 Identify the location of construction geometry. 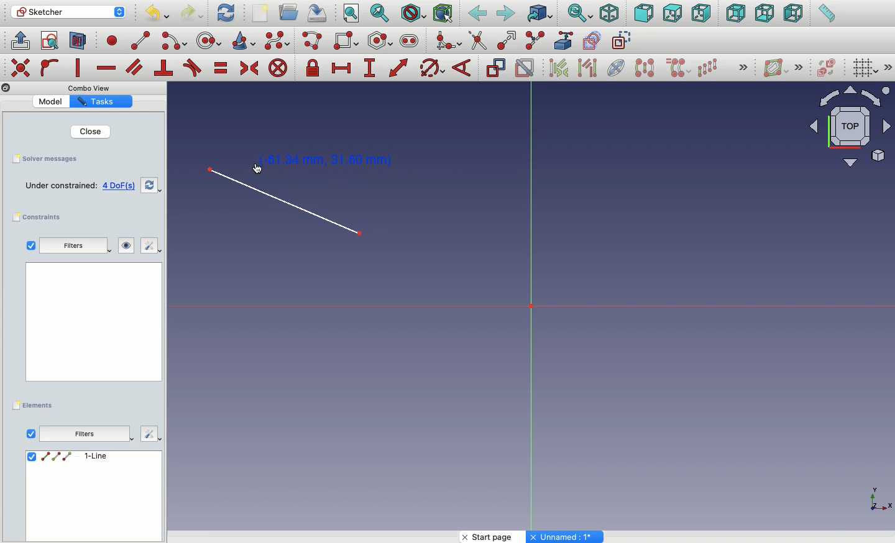
(623, 41).